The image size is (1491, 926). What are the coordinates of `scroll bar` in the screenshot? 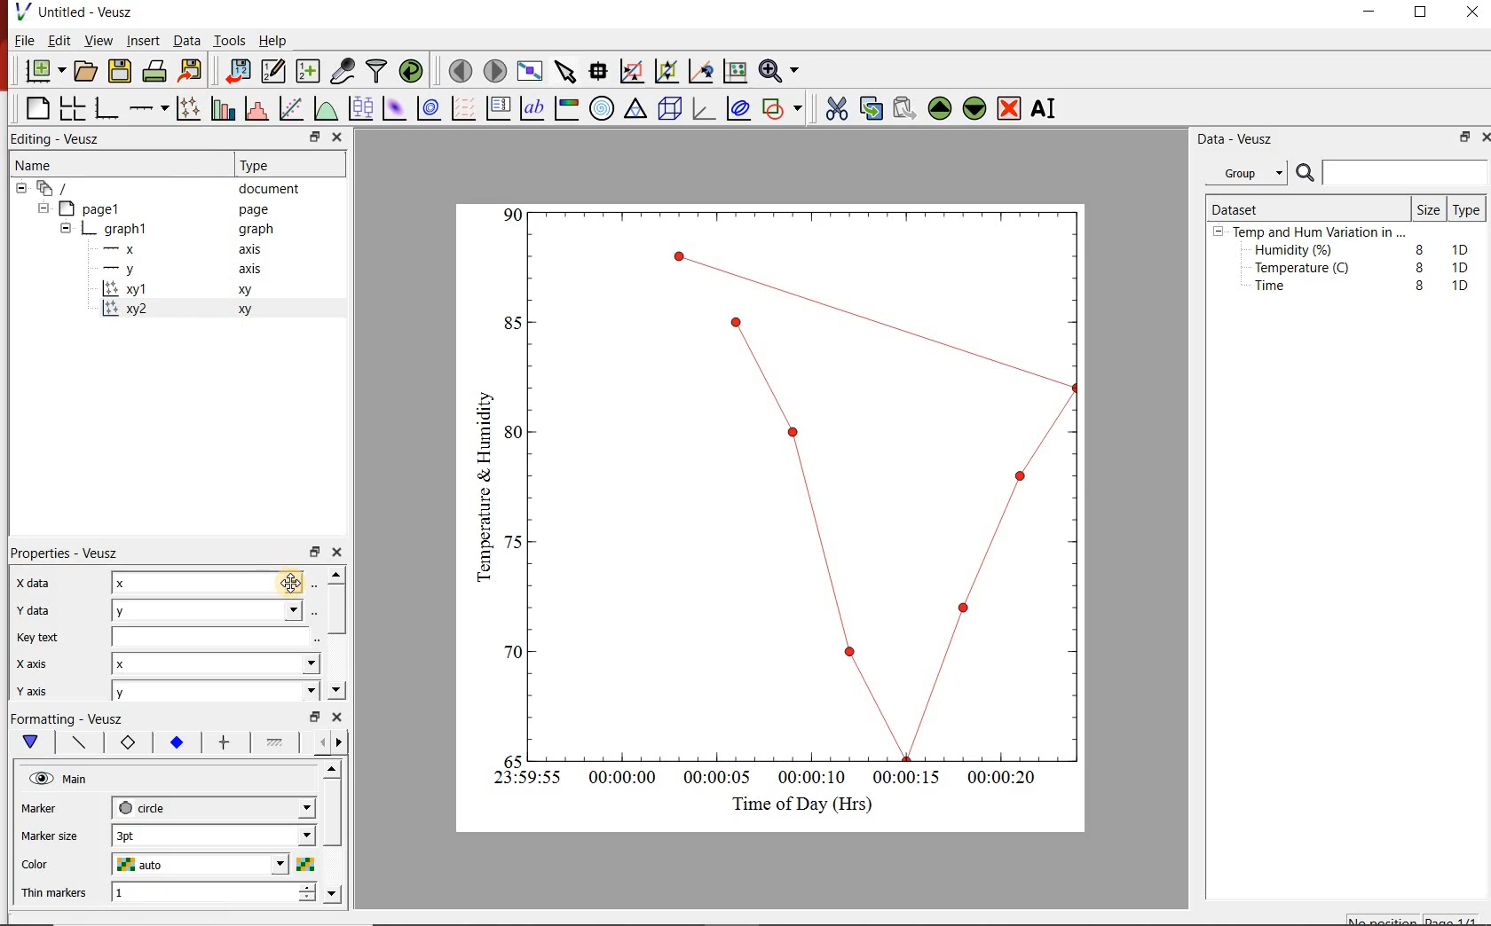 It's located at (339, 631).